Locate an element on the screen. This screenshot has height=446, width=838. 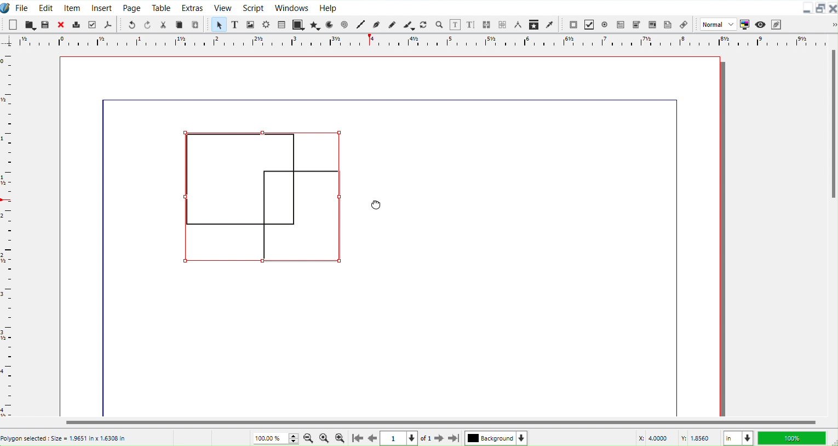
Vertical Scroll Bar is located at coordinates (832, 224).